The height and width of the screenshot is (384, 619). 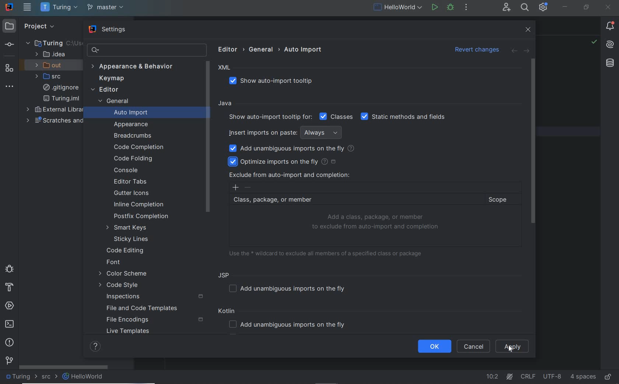 I want to click on RESTORE DOWN, so click(x=587, y=8).